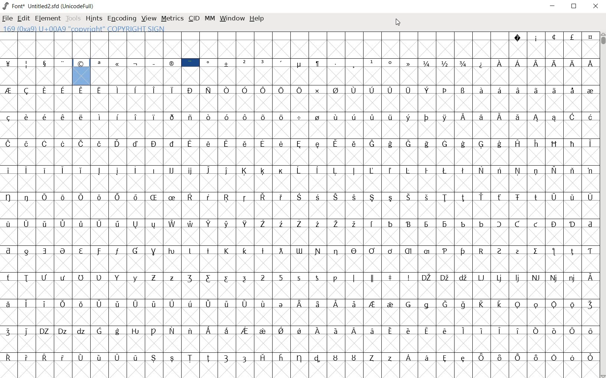  Describe the element at coordinates (82, 71) in the screenshot. I see `169 (0x9a) U+00A9 "copyright" COPYRIGHT SIGN` at that location.